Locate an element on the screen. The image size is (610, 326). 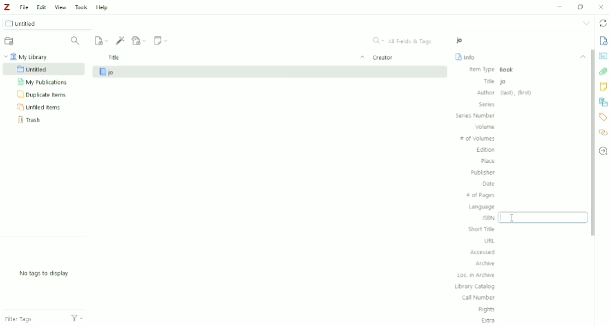
Ceator is located at coordinates (385, 57).